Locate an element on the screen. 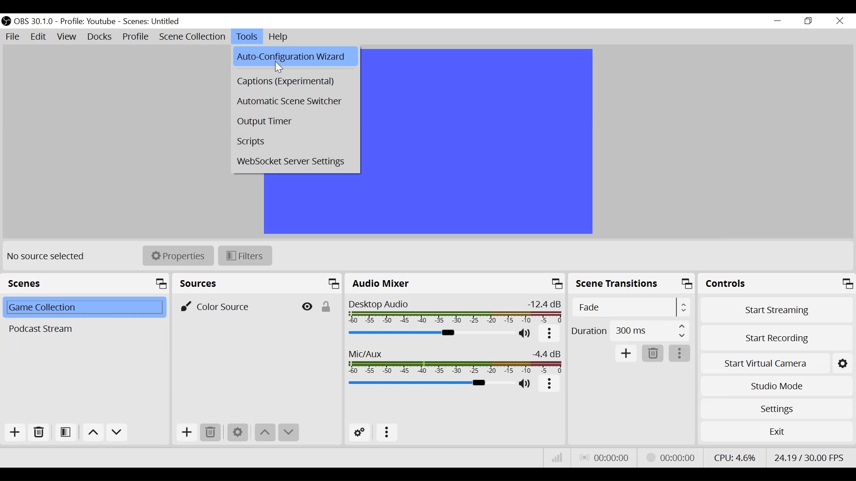 This screenshot has height=481, width=856. (un)lock is located at coordinates (326, 305).